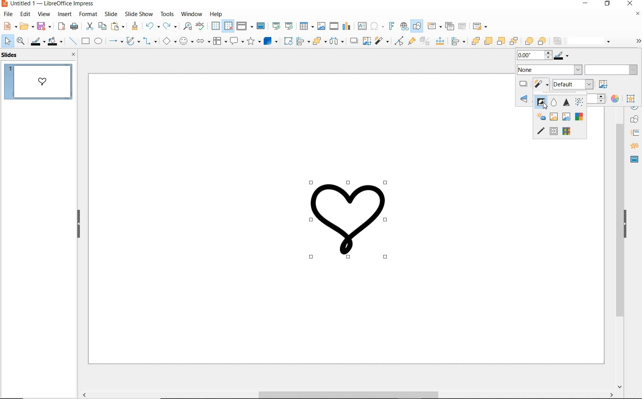 Image resolution: width=642 pixels, height=399 pixels. I want to click on cut, so click(89, 26).